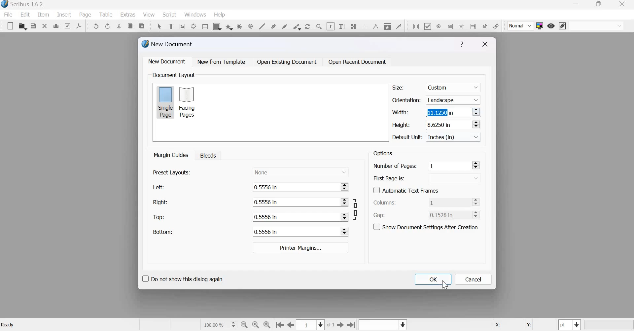 The height and width of the screenshot is (331, 634). Describe the element at coordinates (267, 325) in the screenshot. I see `zoom in by the stepping value in Tools preferences` at that location.